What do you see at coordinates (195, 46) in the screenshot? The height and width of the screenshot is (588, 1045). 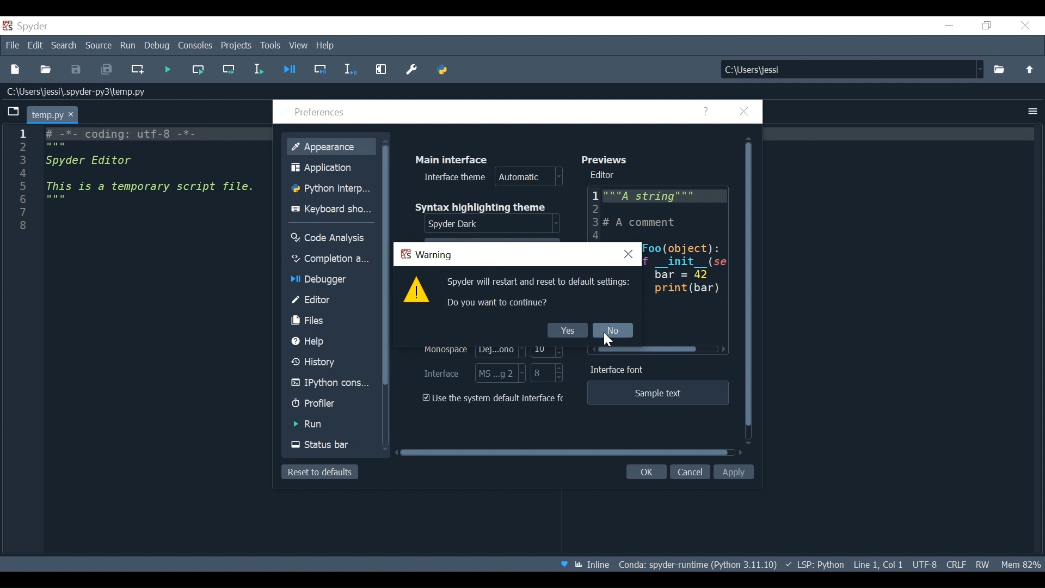 I see `Consoles` at bounding box center [195, 46].